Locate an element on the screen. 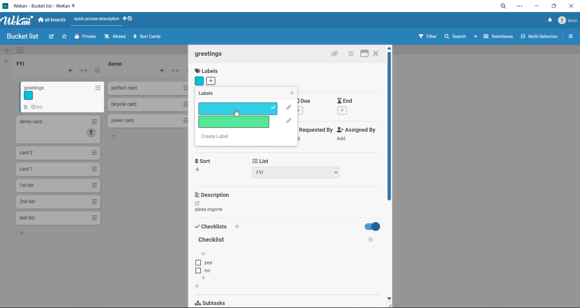  maximize is located at coordinates (555, 5).